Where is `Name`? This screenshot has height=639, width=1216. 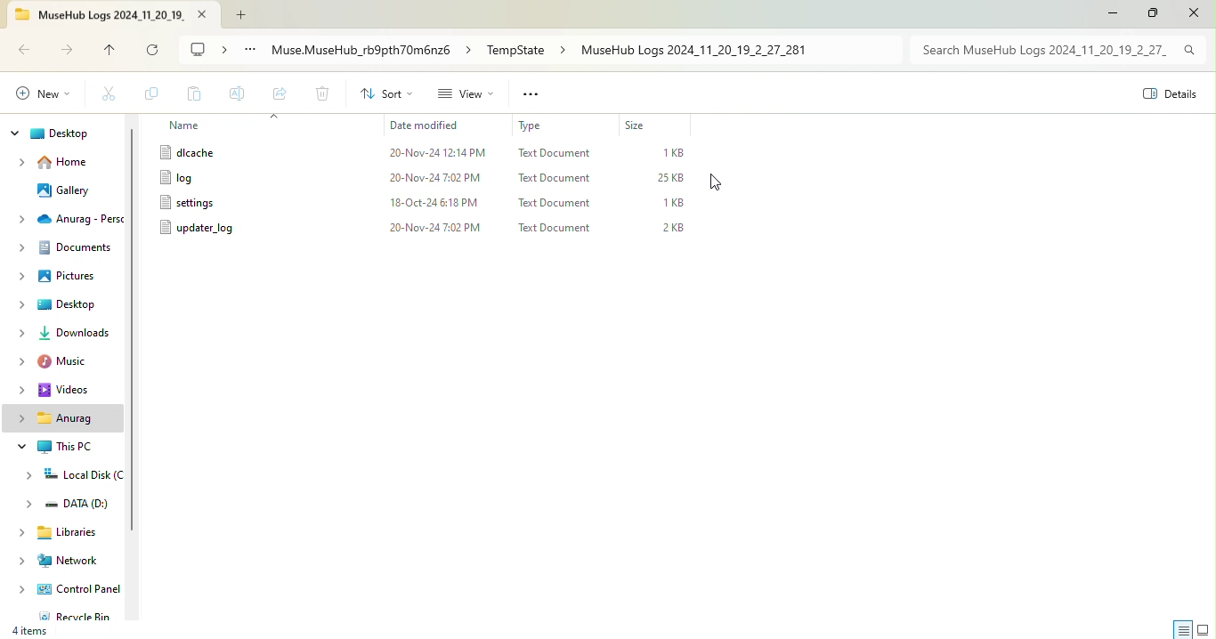
Name is located at coordinates (185, 125).